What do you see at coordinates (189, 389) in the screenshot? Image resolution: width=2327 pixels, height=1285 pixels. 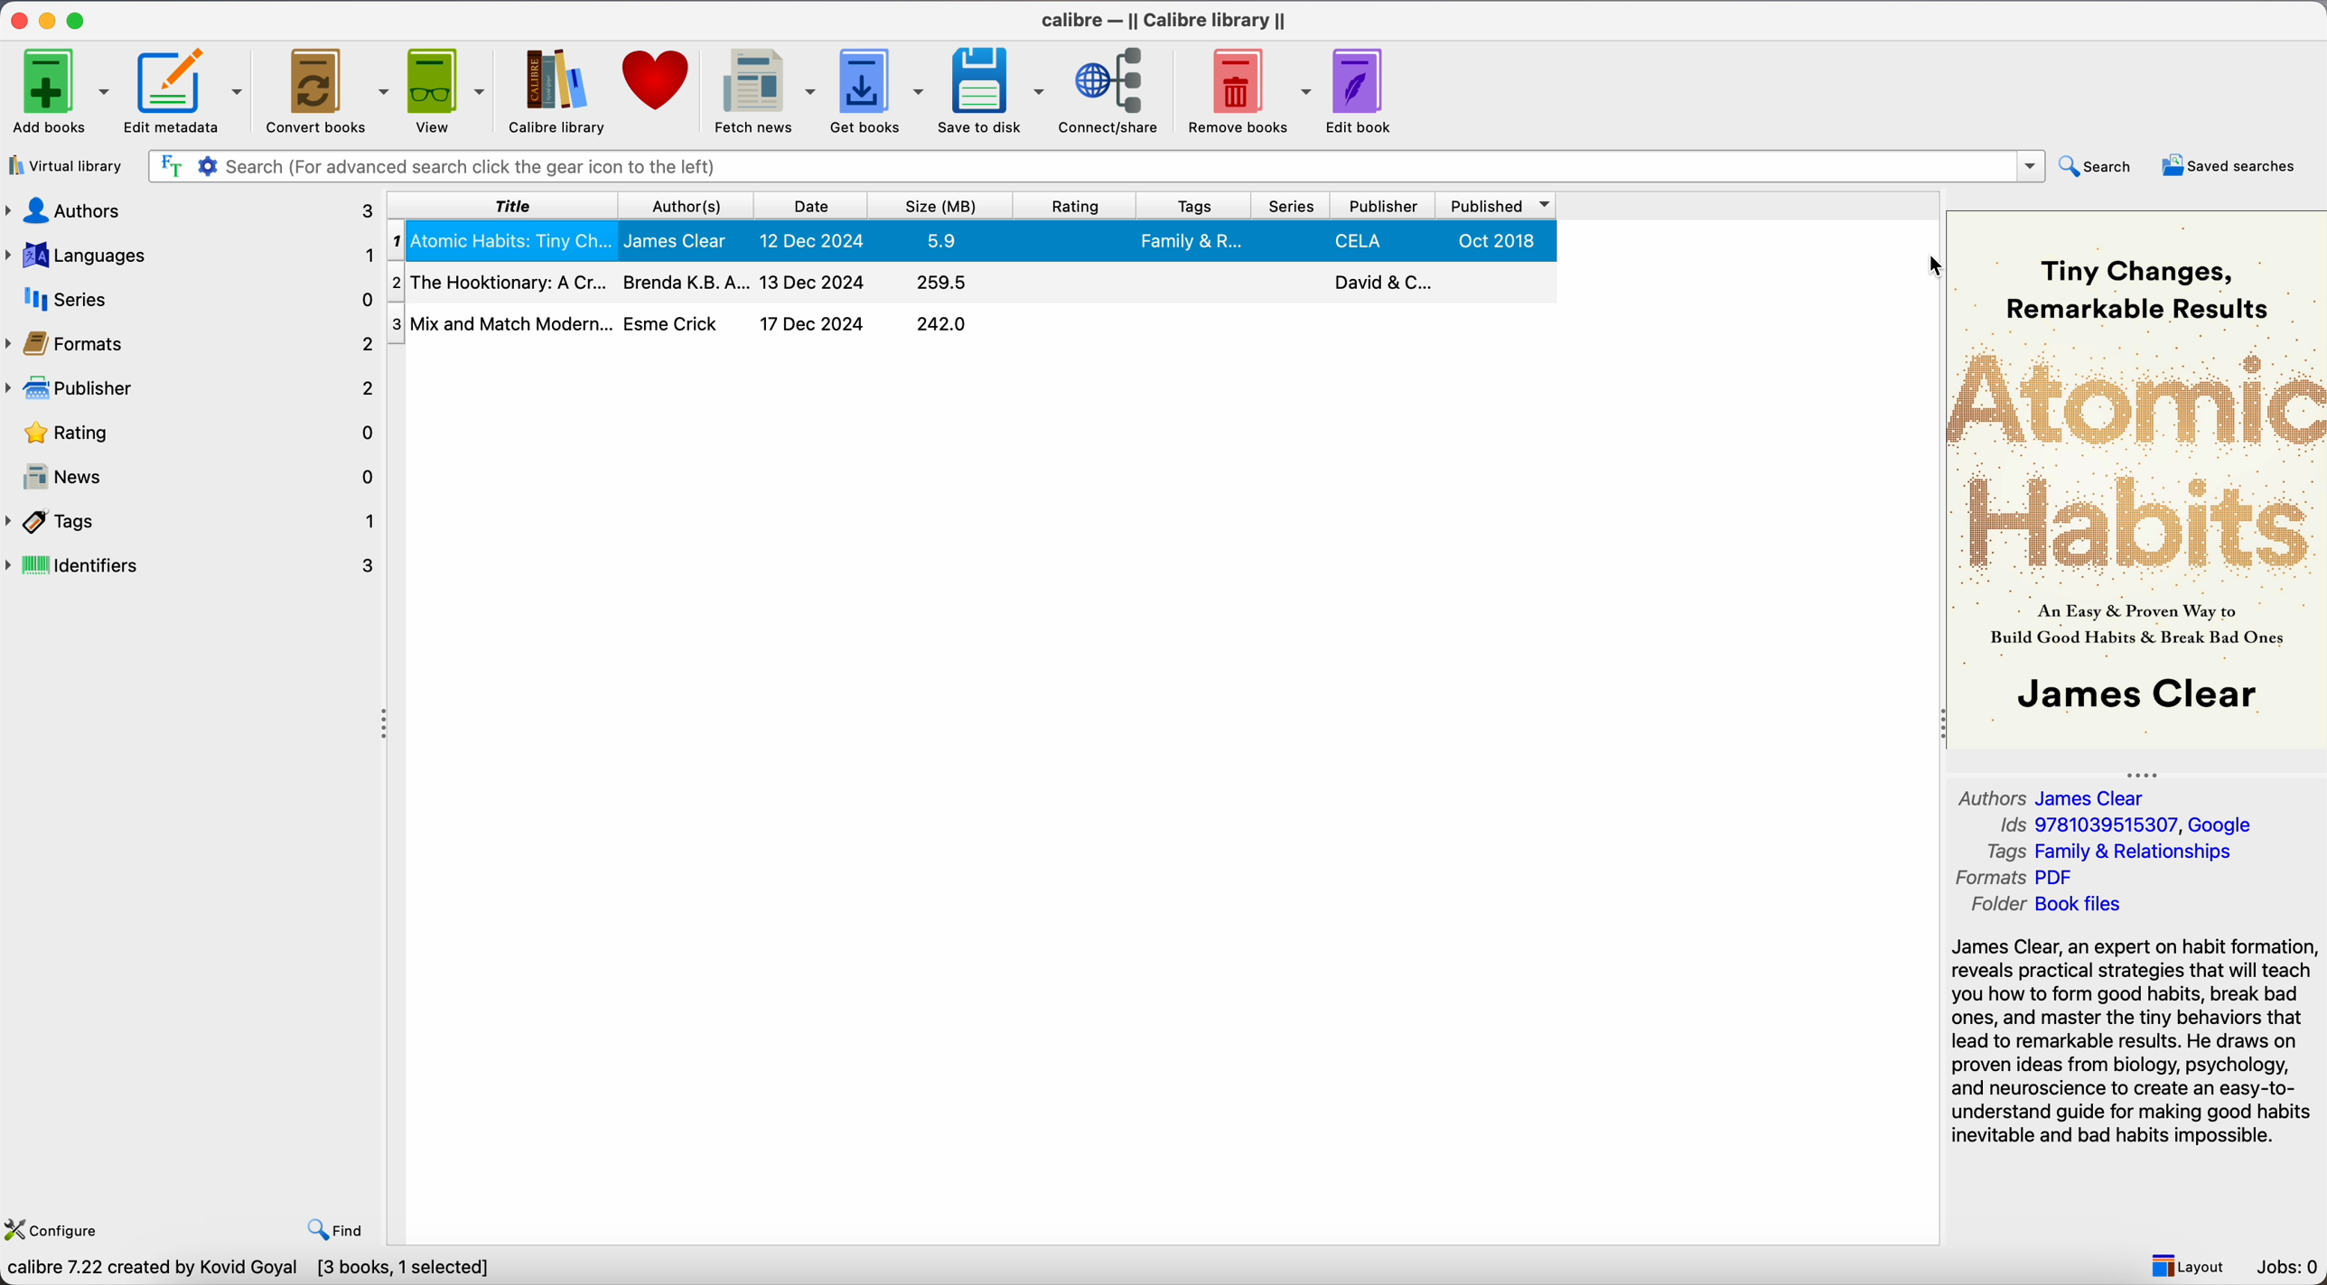 I see `publisher` at bounding box center [189, 389].